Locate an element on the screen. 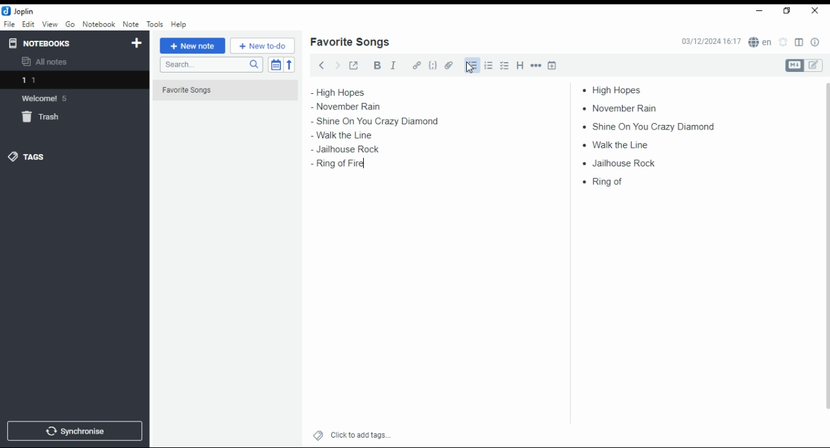  spell checker is located at coordinates (761, 41).